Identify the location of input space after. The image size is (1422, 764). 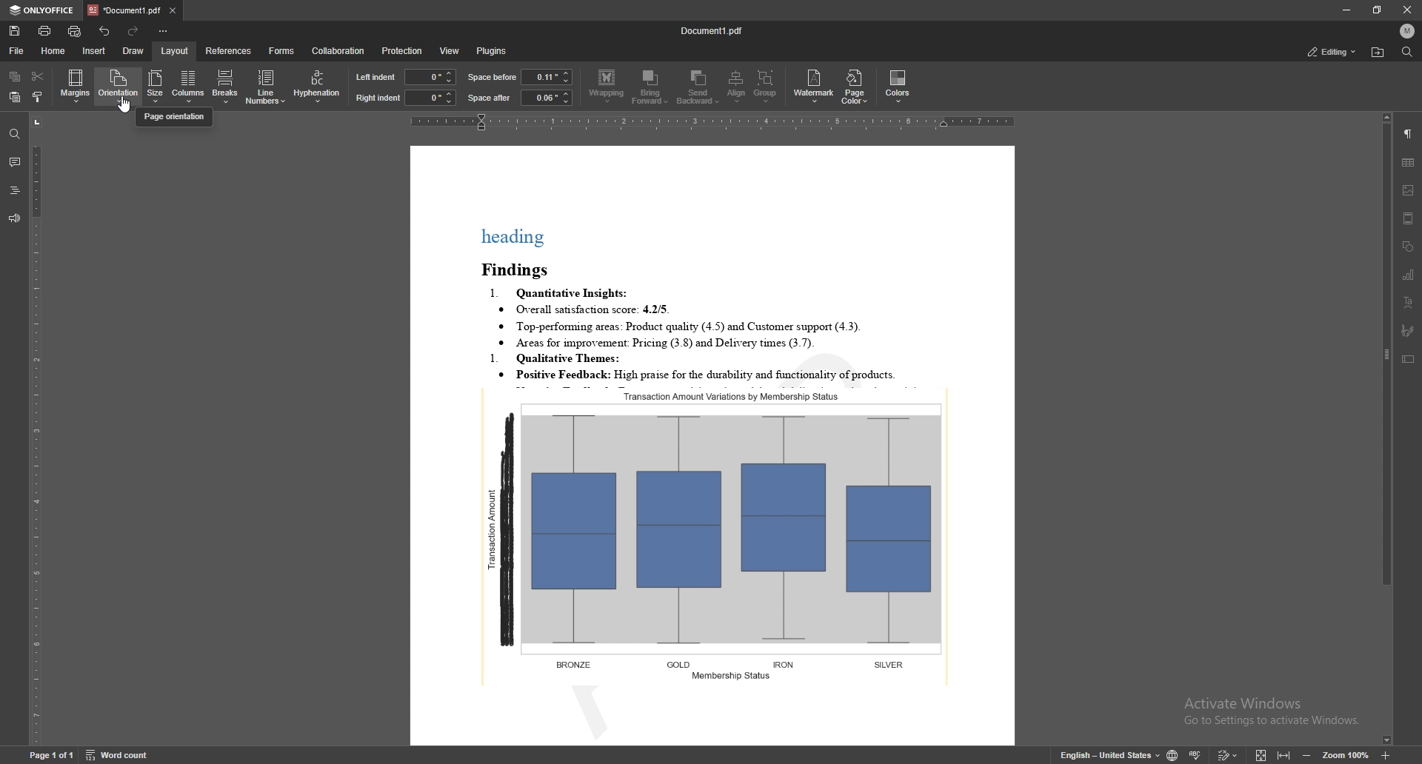
(545, 98).